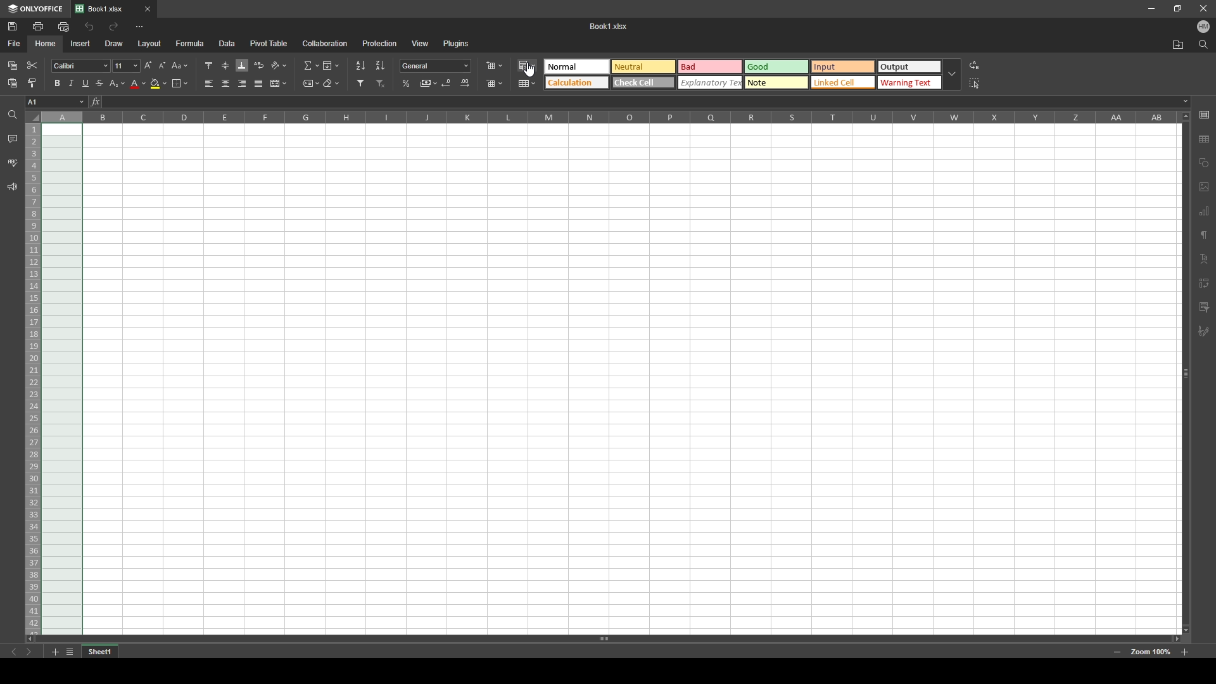 The height and width of the screenshot is (684, 1216). Describe the element at coordinates (608, 117) in the screenshot. I see `cell columns` at that location.